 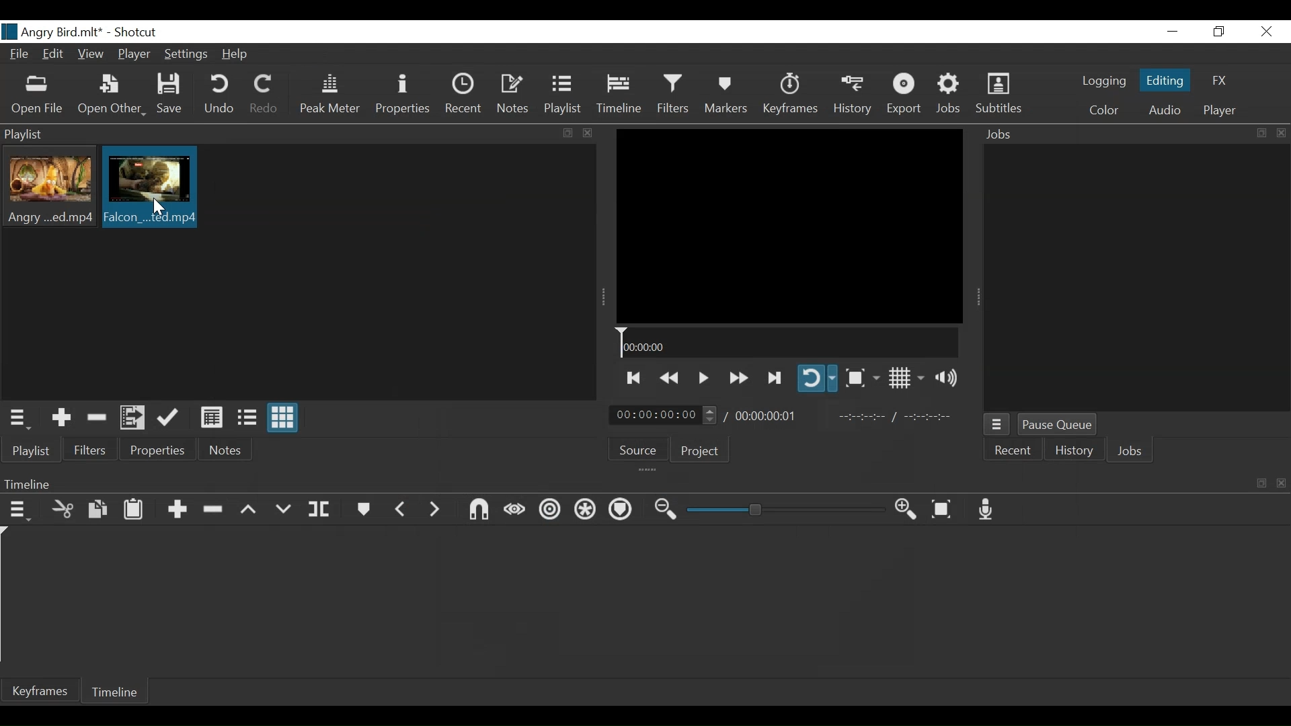 I want to click on Close, so click(x=1264, y=32).